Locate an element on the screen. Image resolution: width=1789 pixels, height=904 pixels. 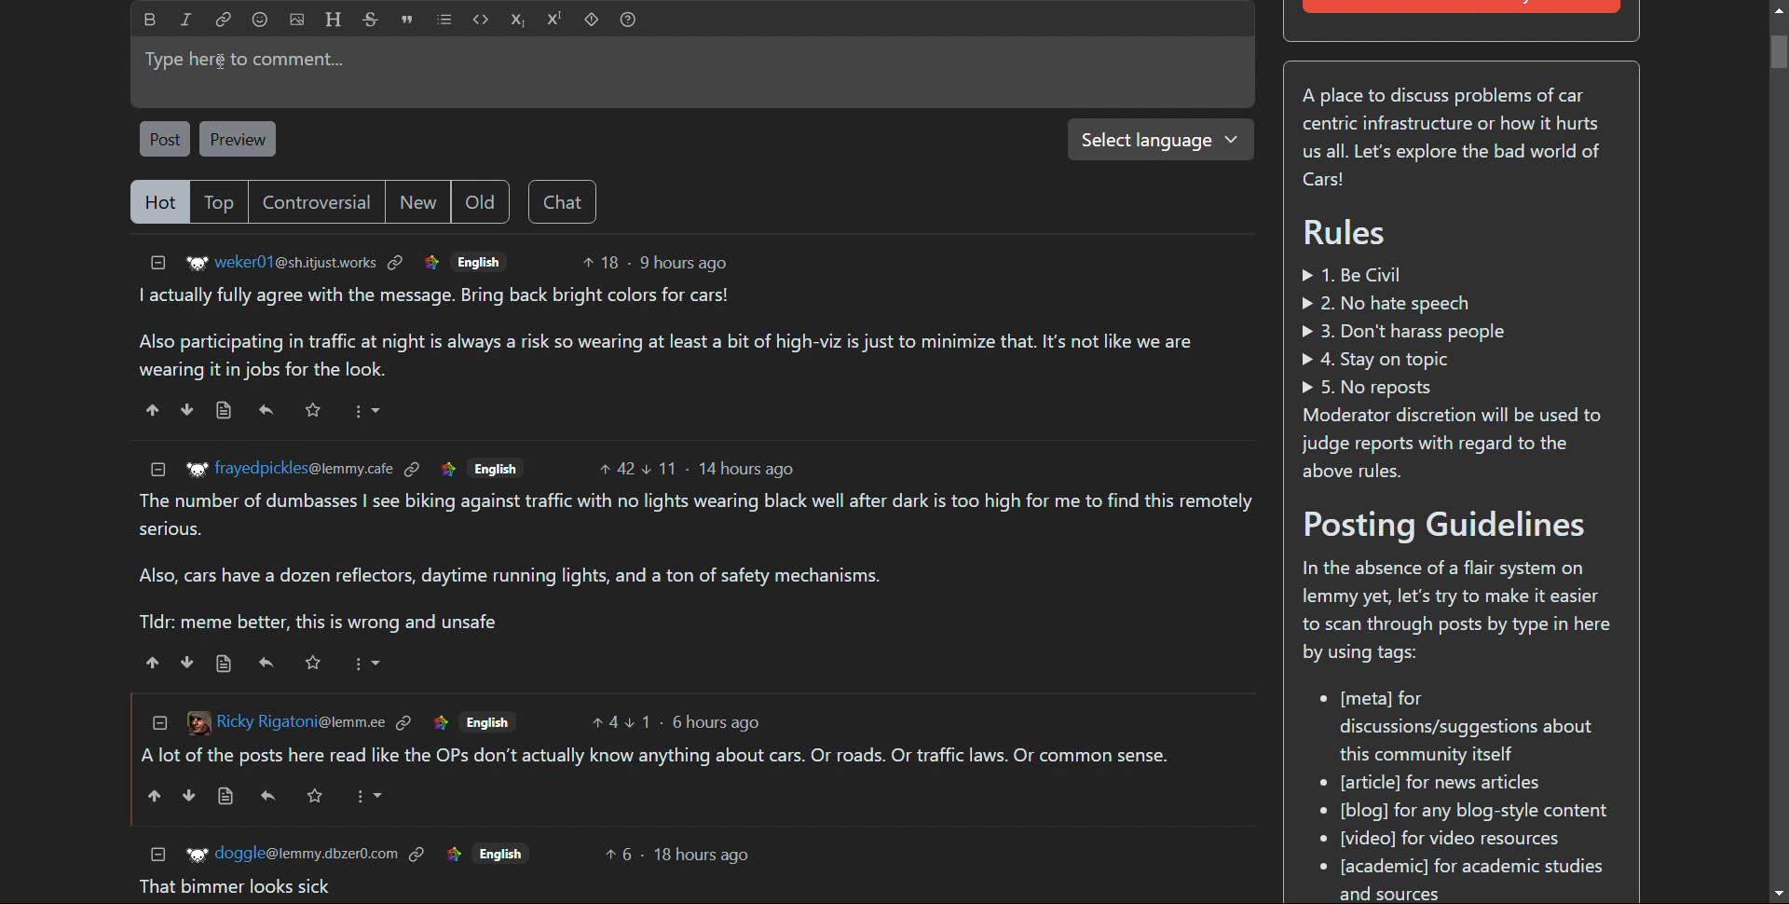
scroll up is located at coordinates (1777, 9).